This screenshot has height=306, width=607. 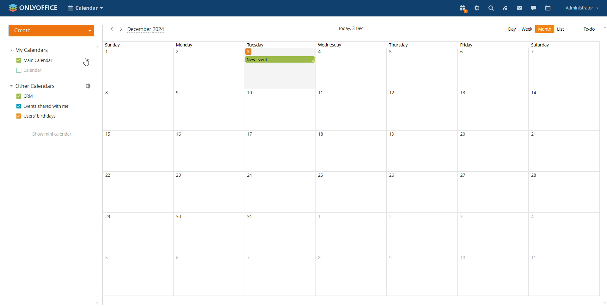 I want to click on existing event, so click(x=280, y=60).